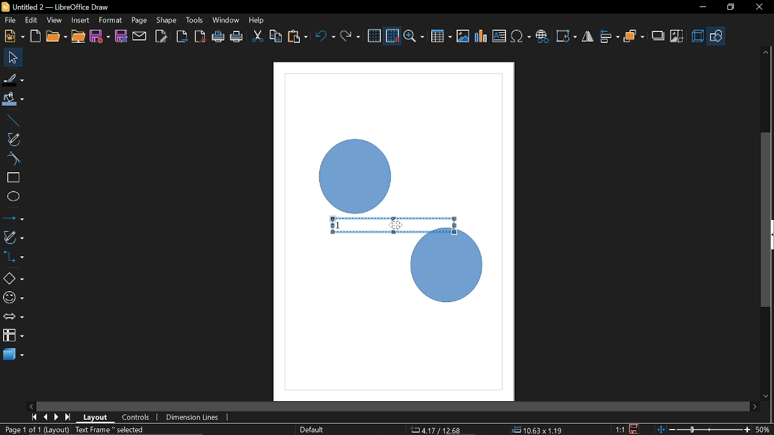 This screenshot has width=774, height=435. Describe the element at coordinates (350, 36) in the screenshot. I see `redo` at that location.